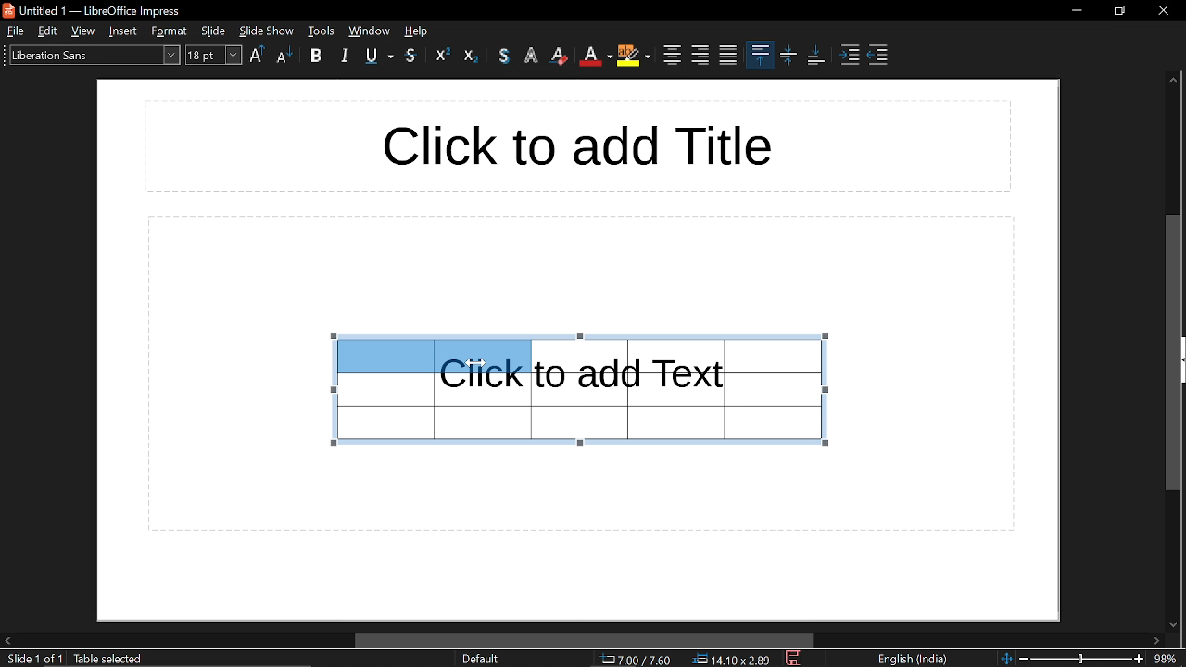 Image resolution: width=1186 pixels, height=667 pixels. I want to click on format, so click(170, 31).